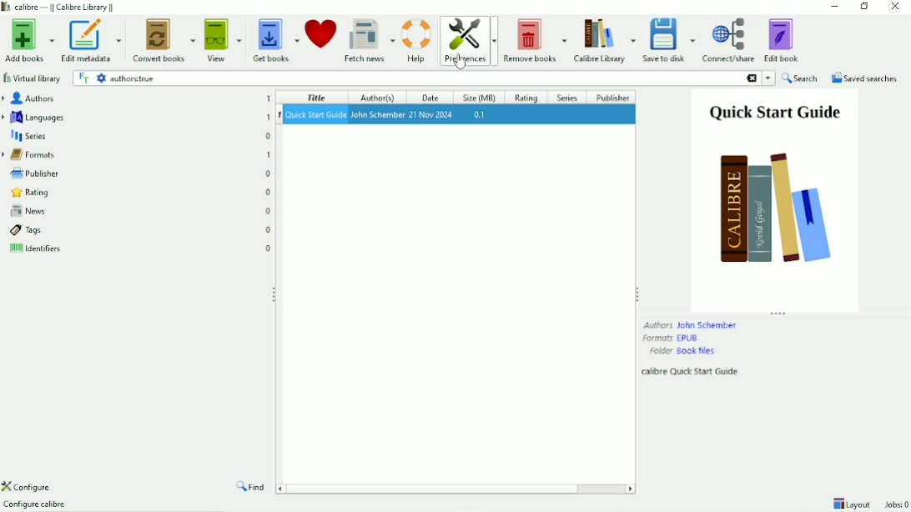  I want to click on Resize, so click(779, 315).